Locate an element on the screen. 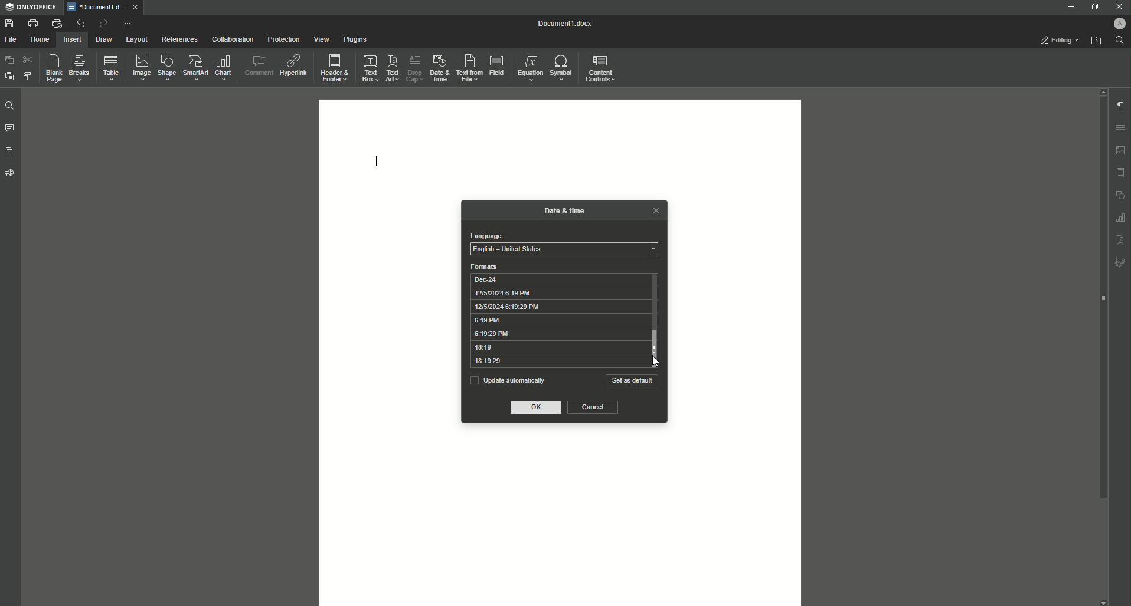 Image resolution: width=1131 pixels, height=606 pixels. Profile is located at coordinates (1118, 23).